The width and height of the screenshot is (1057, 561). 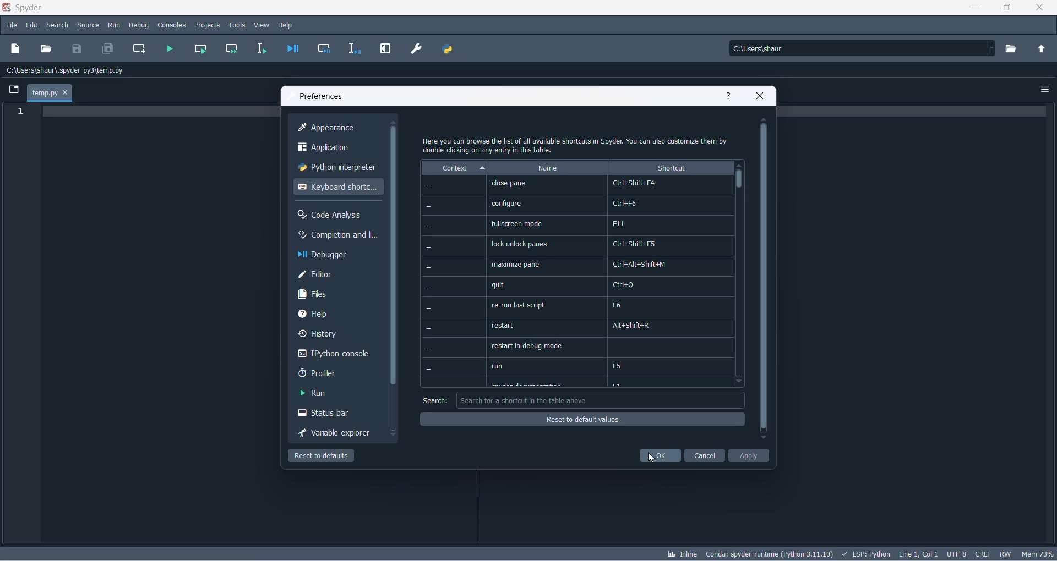 I want to click on cursor, so click(x=649, y=458).